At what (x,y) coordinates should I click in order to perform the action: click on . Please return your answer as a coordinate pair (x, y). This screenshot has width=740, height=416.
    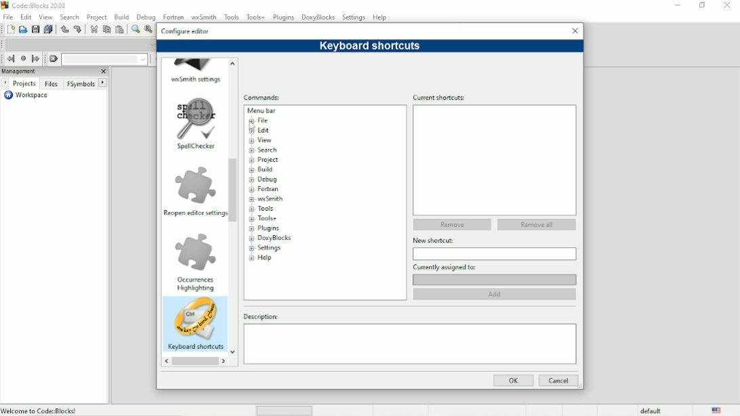
    Looking at the image, I should click on (493, 161).